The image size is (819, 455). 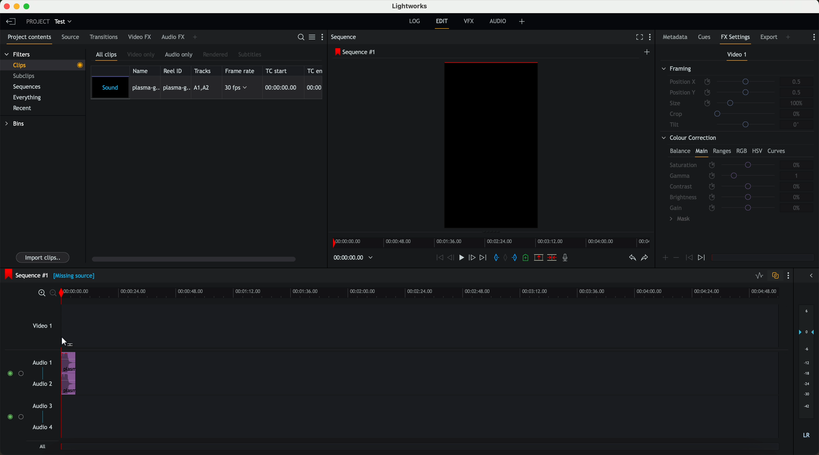 What do you see at coordinates (470, 22) in the screenshot?
I see `VFX` at bounding box center [470, 22].